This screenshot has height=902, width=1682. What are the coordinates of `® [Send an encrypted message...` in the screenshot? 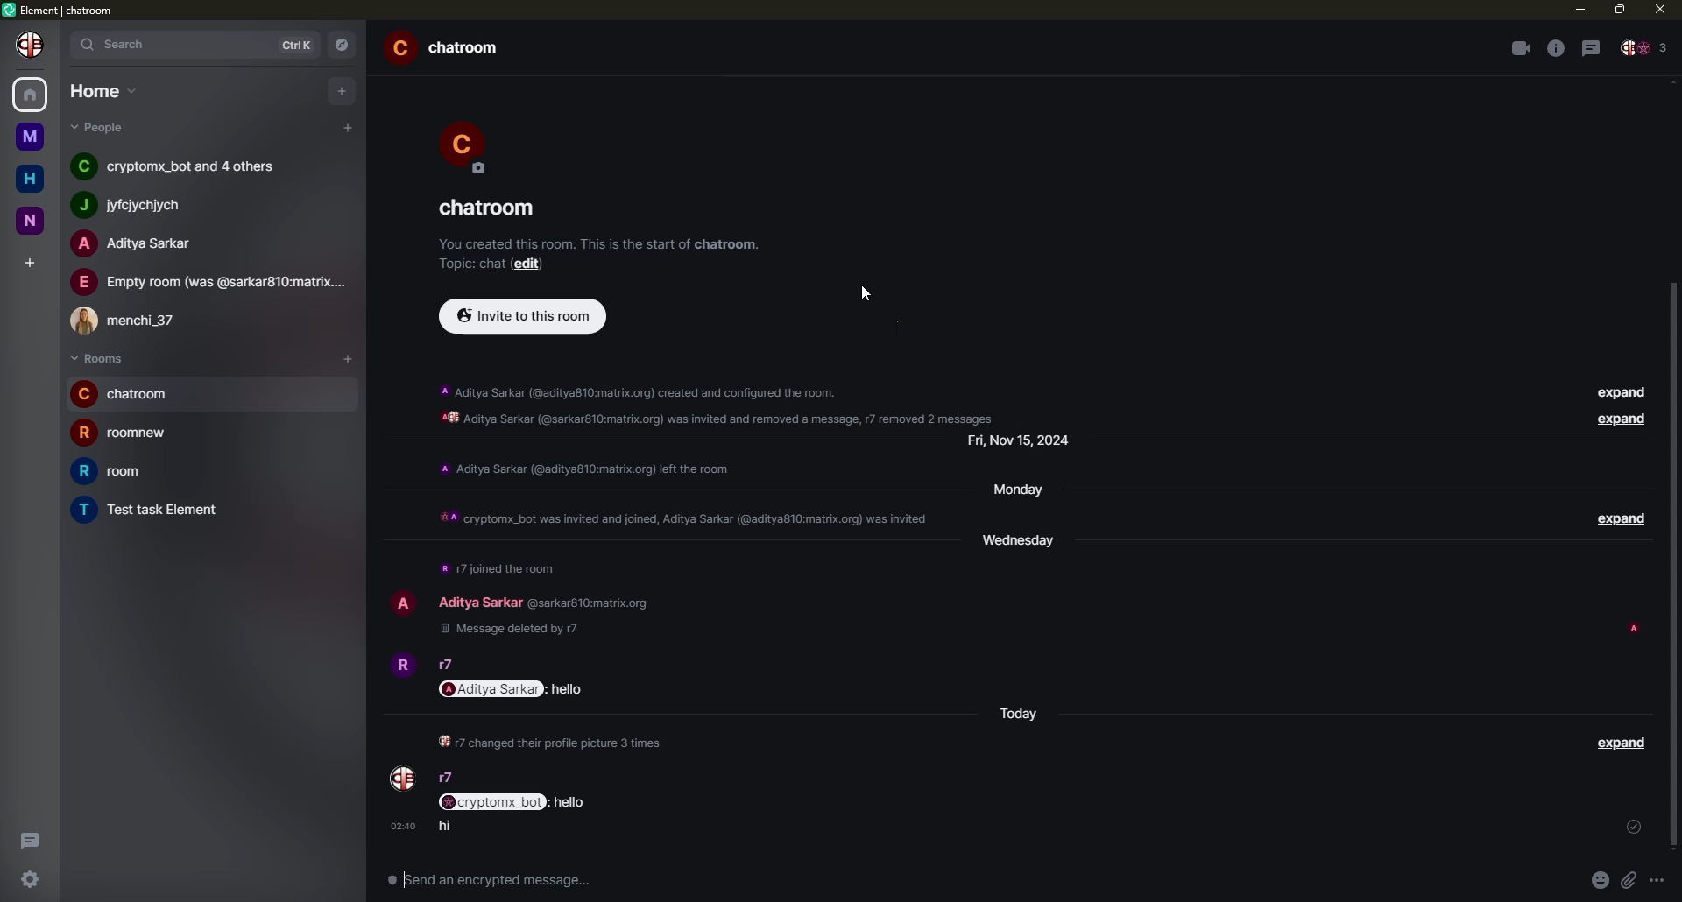 It's located at (485, 877).